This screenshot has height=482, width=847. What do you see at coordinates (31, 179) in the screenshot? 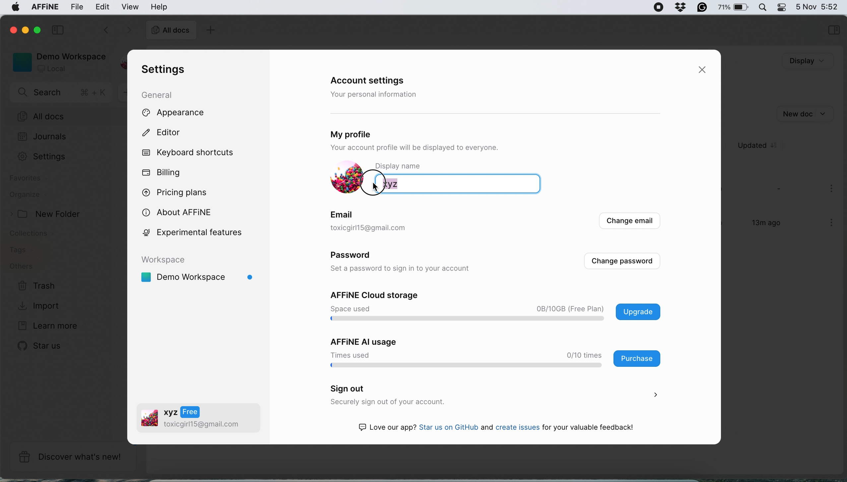
I see `favourites` at bounding box center [31, 179].